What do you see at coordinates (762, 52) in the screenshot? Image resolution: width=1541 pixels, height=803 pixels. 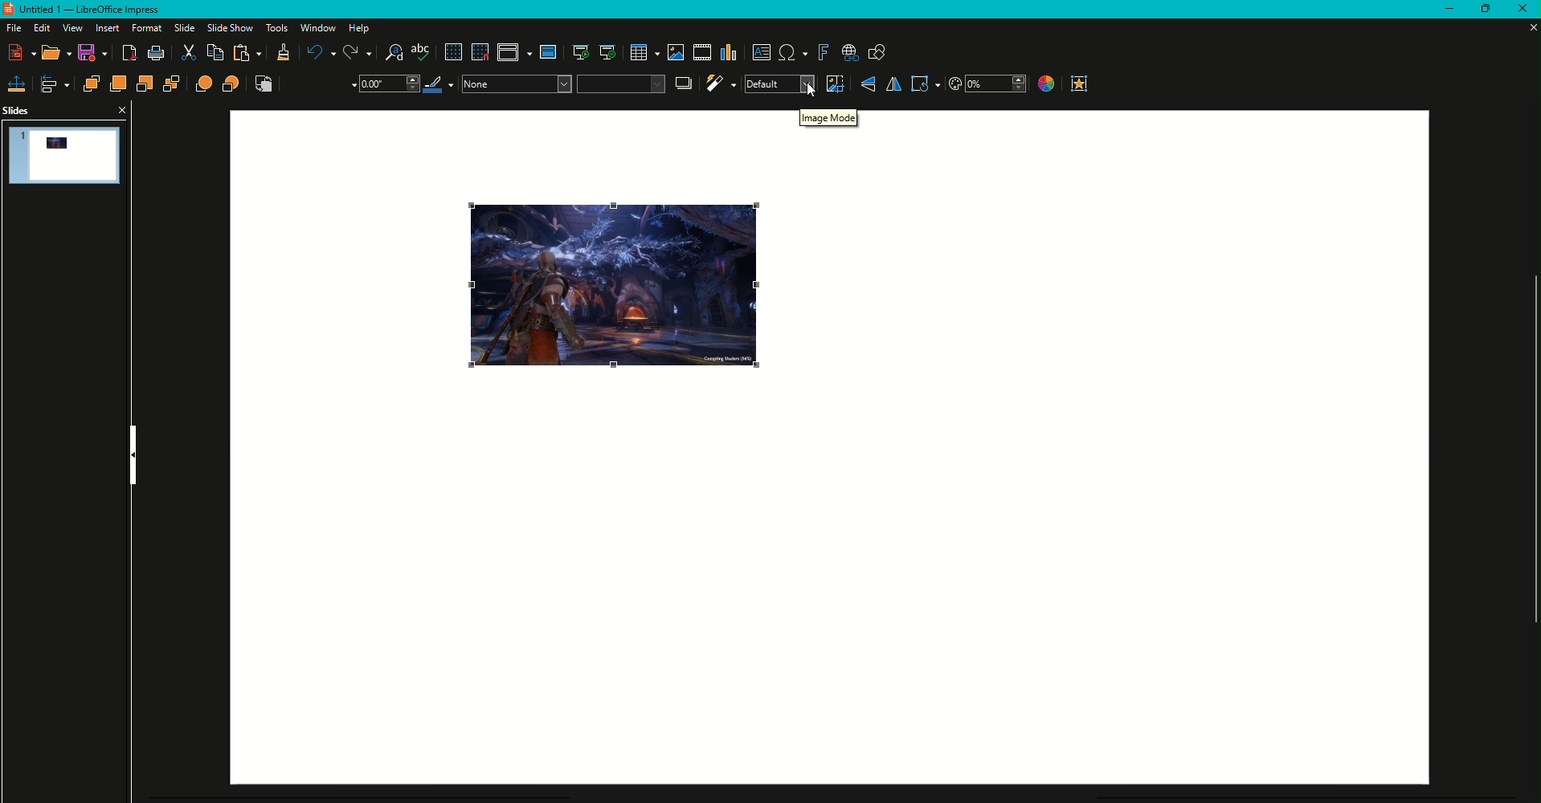 I see `Text Box` at bounding box center [762, 52].